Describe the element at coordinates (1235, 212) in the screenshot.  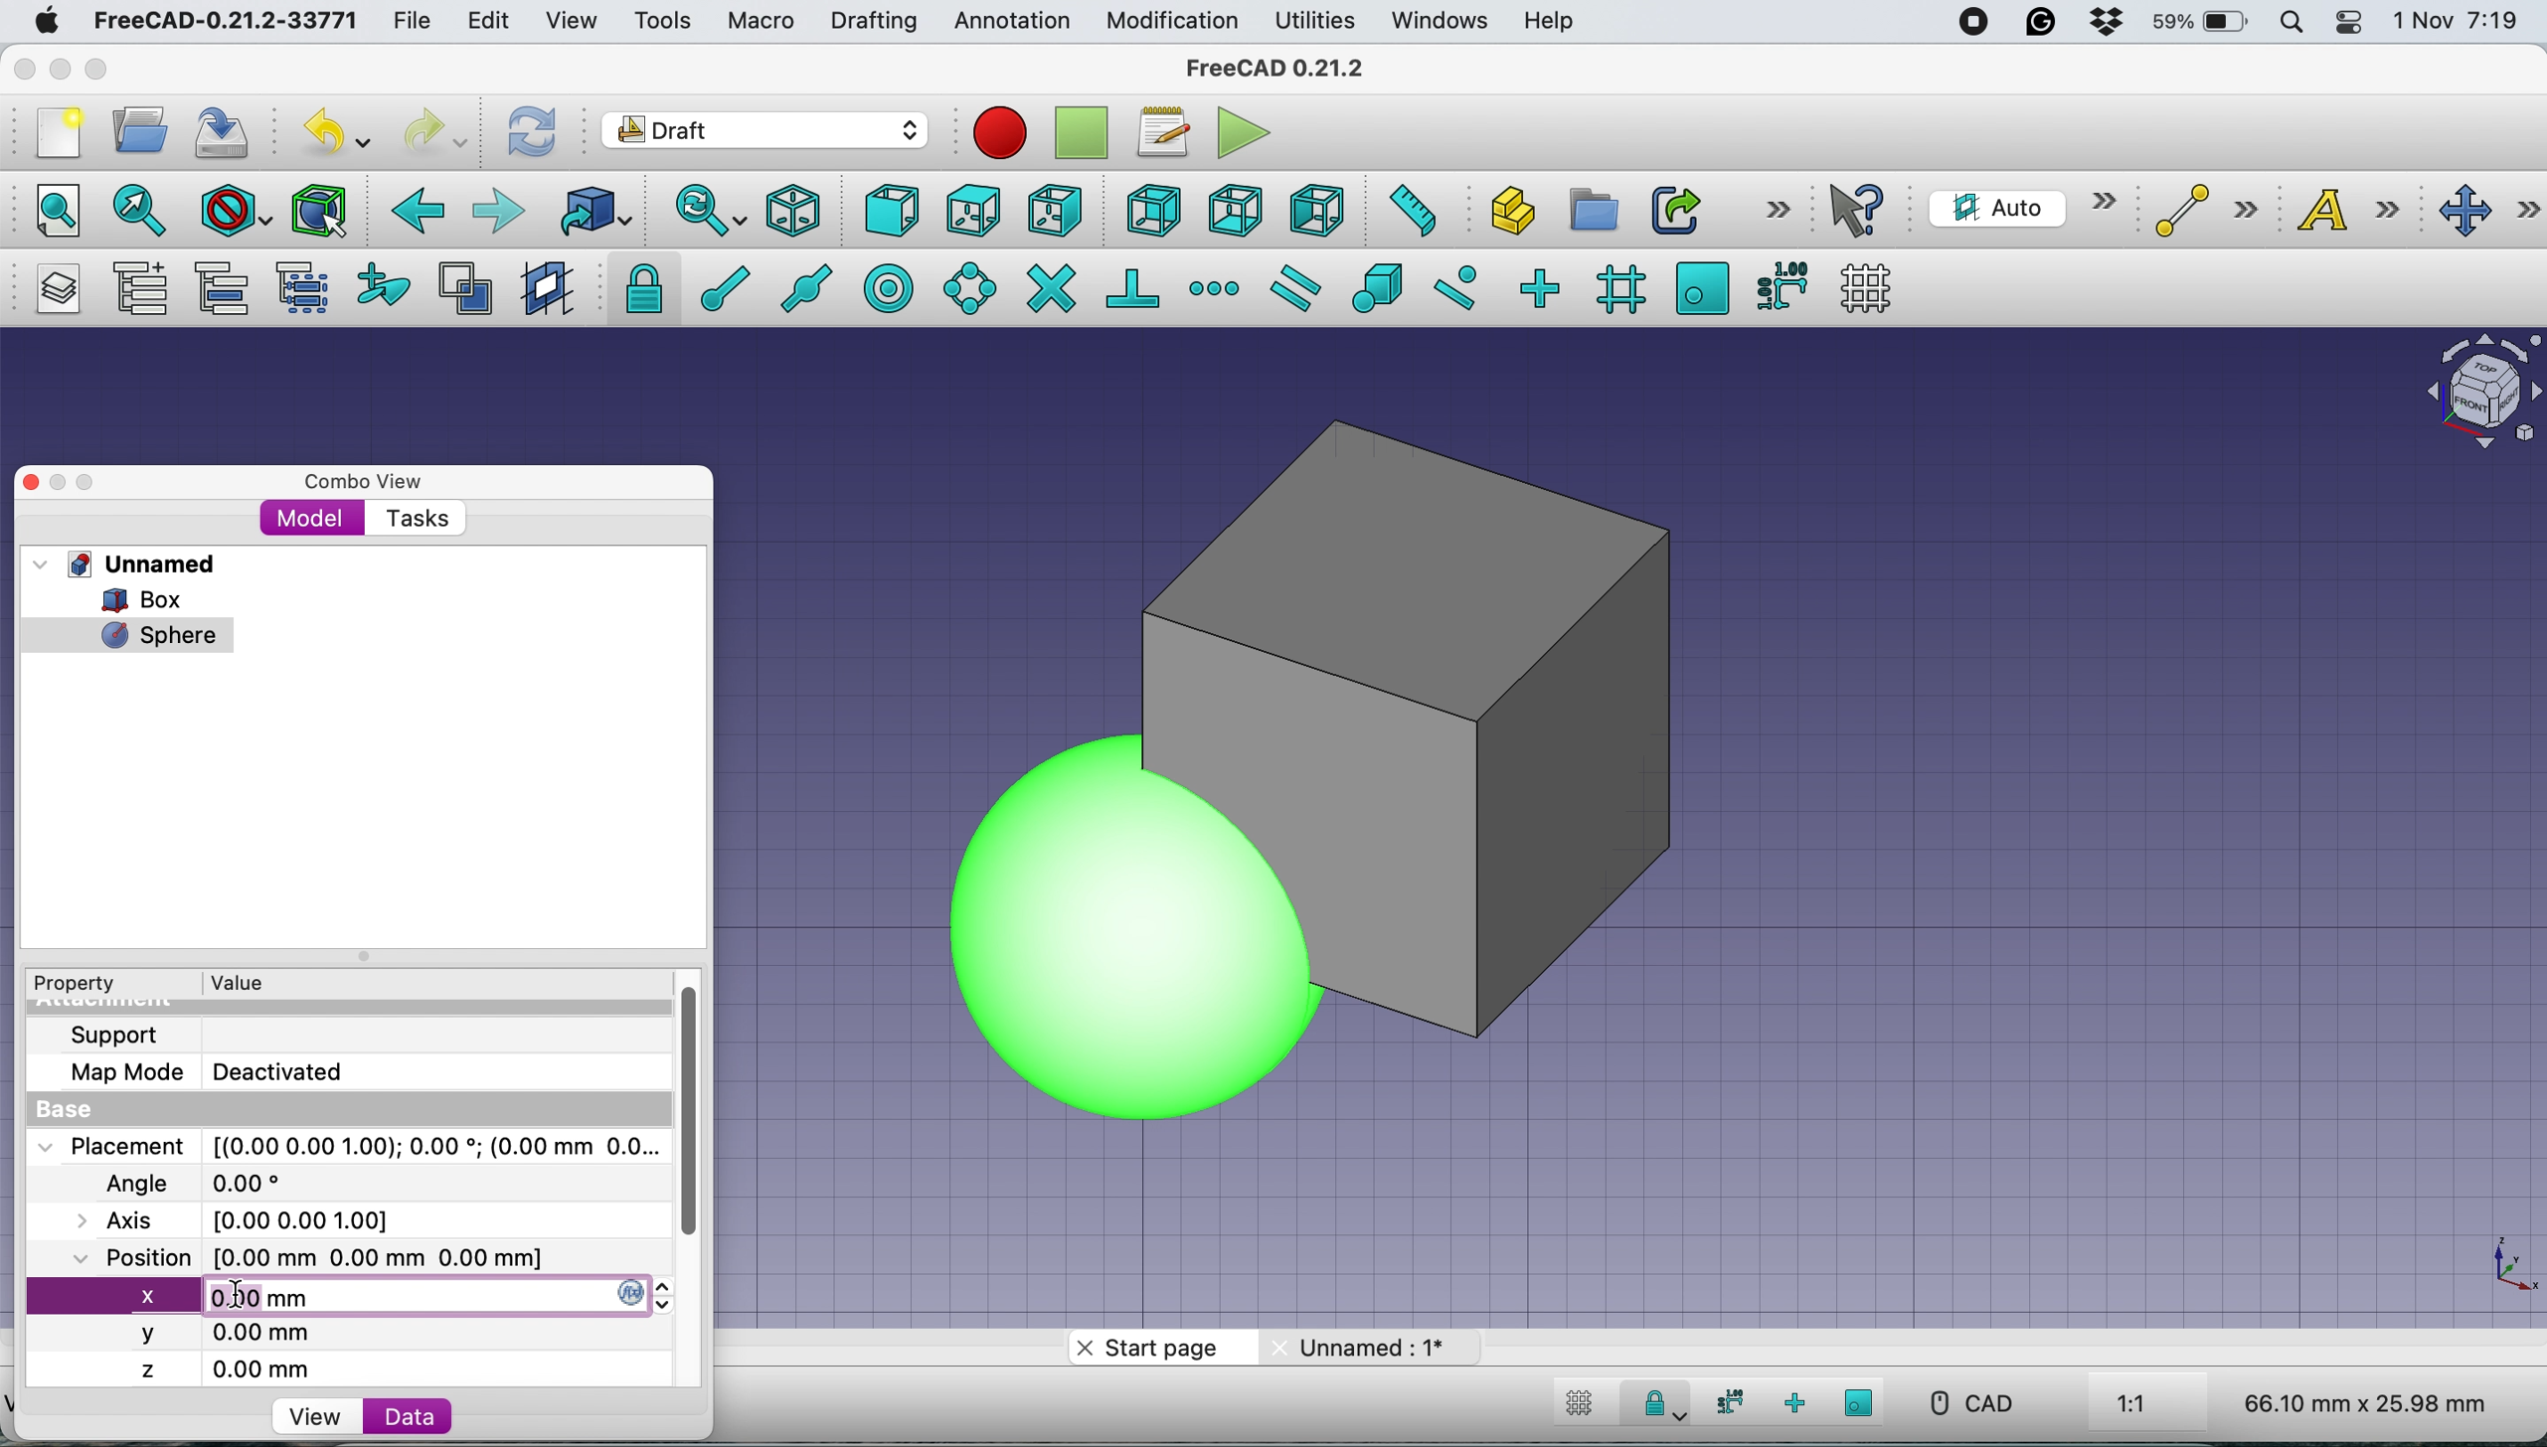
I see `bottom` at that location.